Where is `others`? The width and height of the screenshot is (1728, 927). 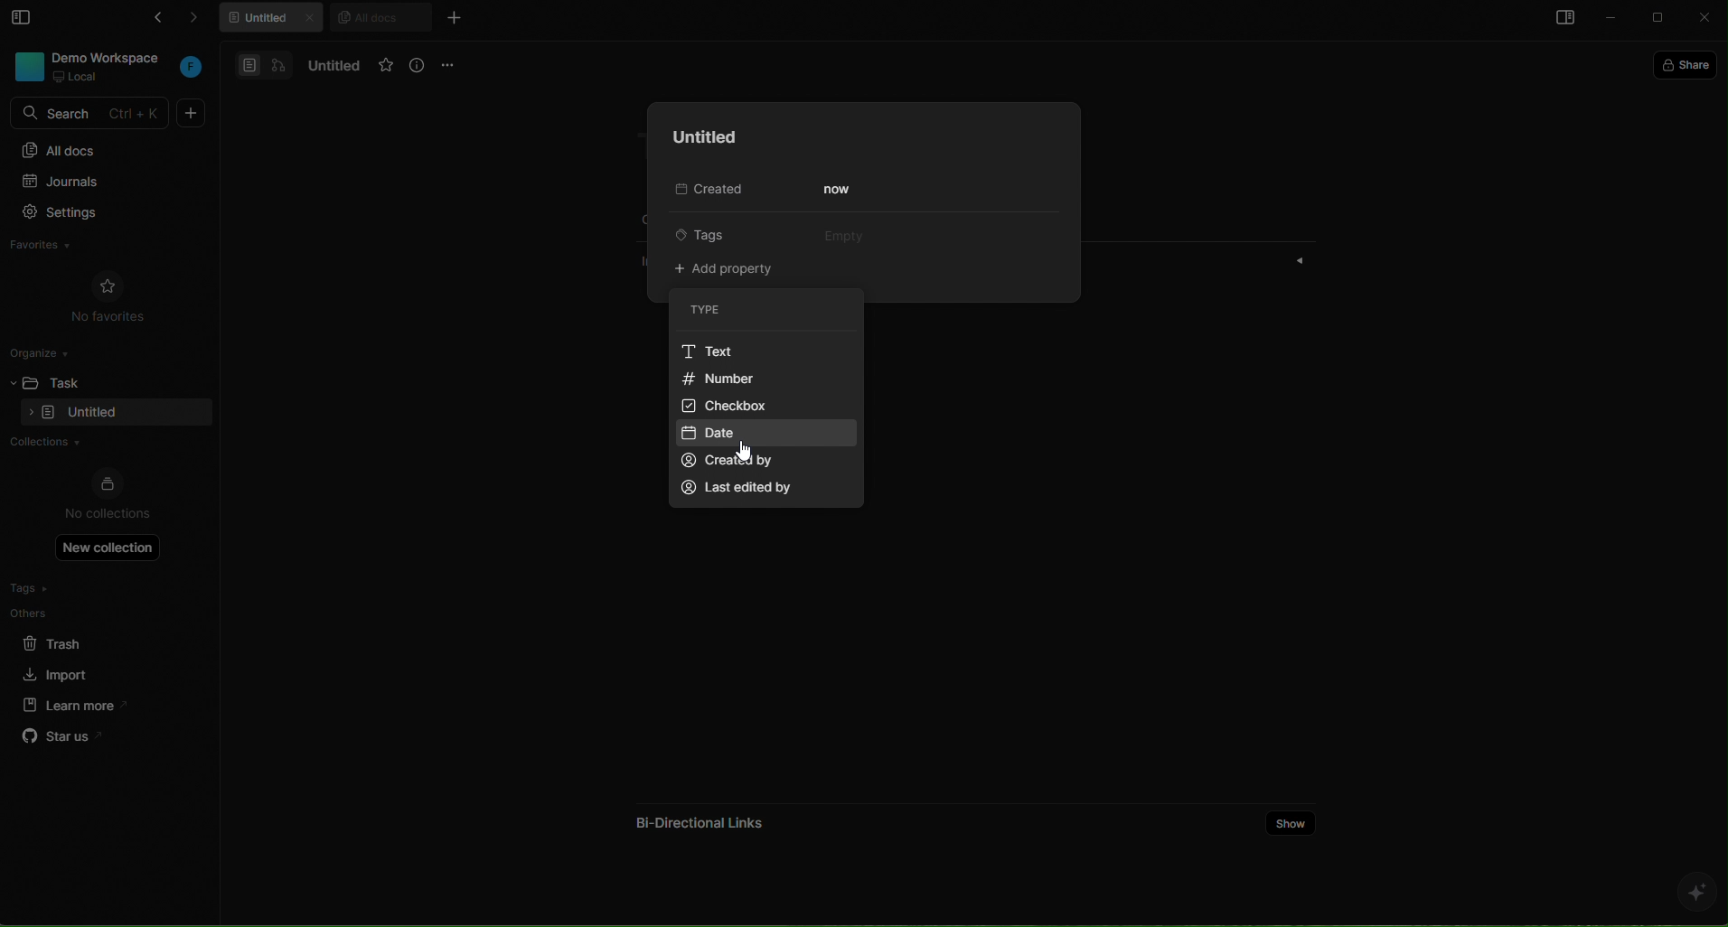
others is located at coordinates (68, 613).